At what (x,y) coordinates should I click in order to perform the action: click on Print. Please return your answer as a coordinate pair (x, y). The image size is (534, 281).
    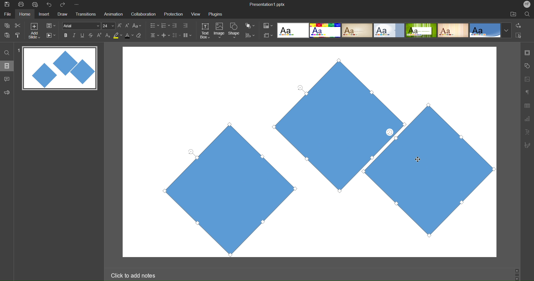
    Looking at the image, I should click on (21, 5).